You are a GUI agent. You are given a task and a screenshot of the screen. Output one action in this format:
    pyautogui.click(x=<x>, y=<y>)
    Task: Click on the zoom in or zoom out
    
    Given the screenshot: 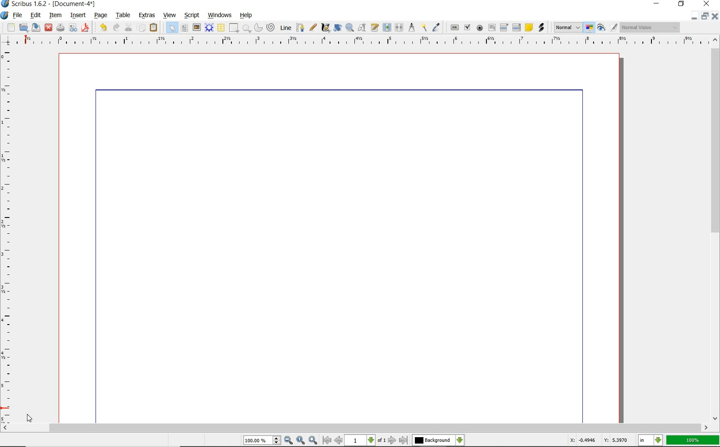 What is the action you would take?
    pyautogui.click(x=350, y=27)
    